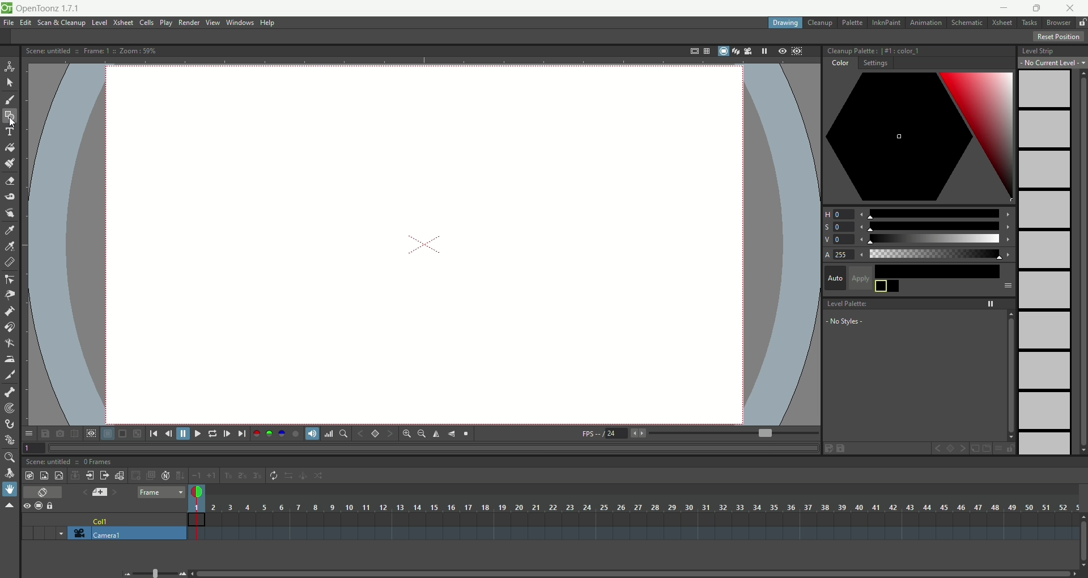  Describe the element at coordinates (786, 23) in the screenshot. I see `drawing` at that location.